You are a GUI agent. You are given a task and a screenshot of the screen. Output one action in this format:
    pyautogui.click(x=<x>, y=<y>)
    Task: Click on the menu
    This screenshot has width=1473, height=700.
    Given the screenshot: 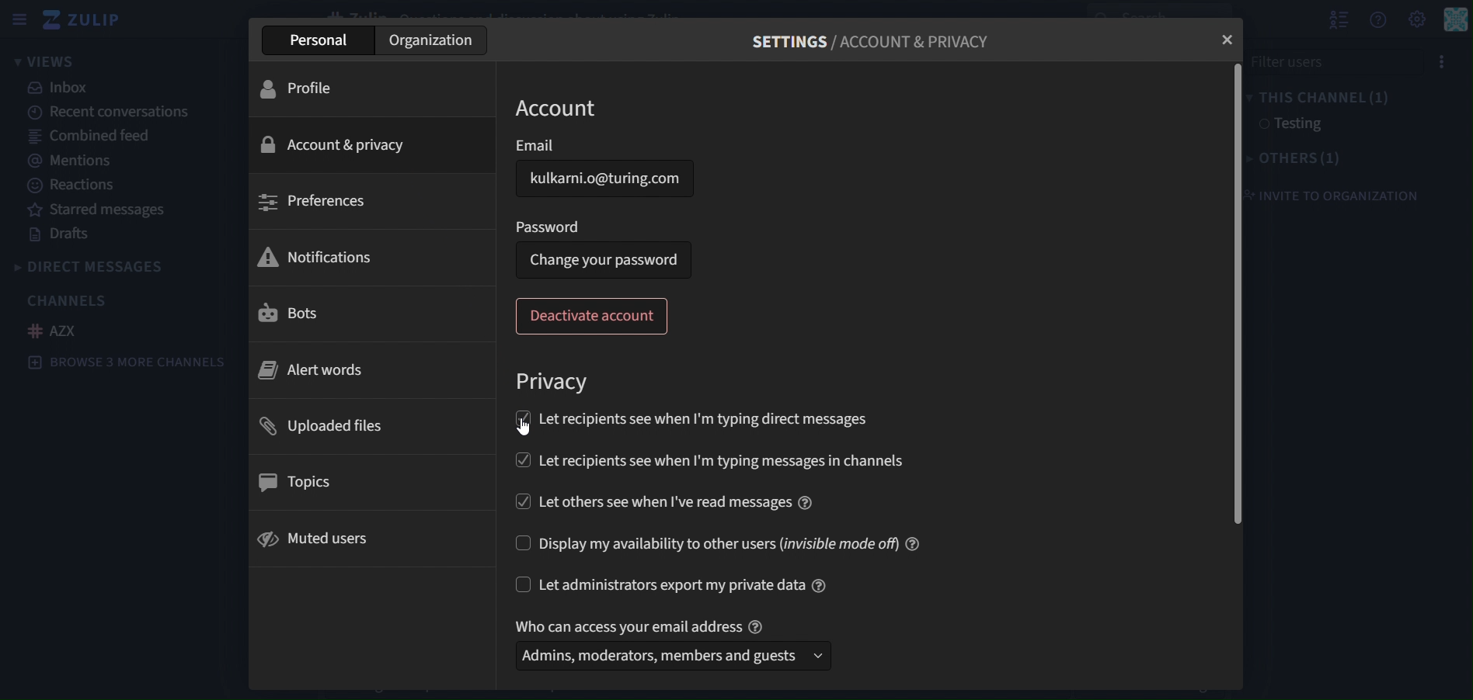 What is the action you would take?
    pyautogui.click(x=1443, y=57)
    